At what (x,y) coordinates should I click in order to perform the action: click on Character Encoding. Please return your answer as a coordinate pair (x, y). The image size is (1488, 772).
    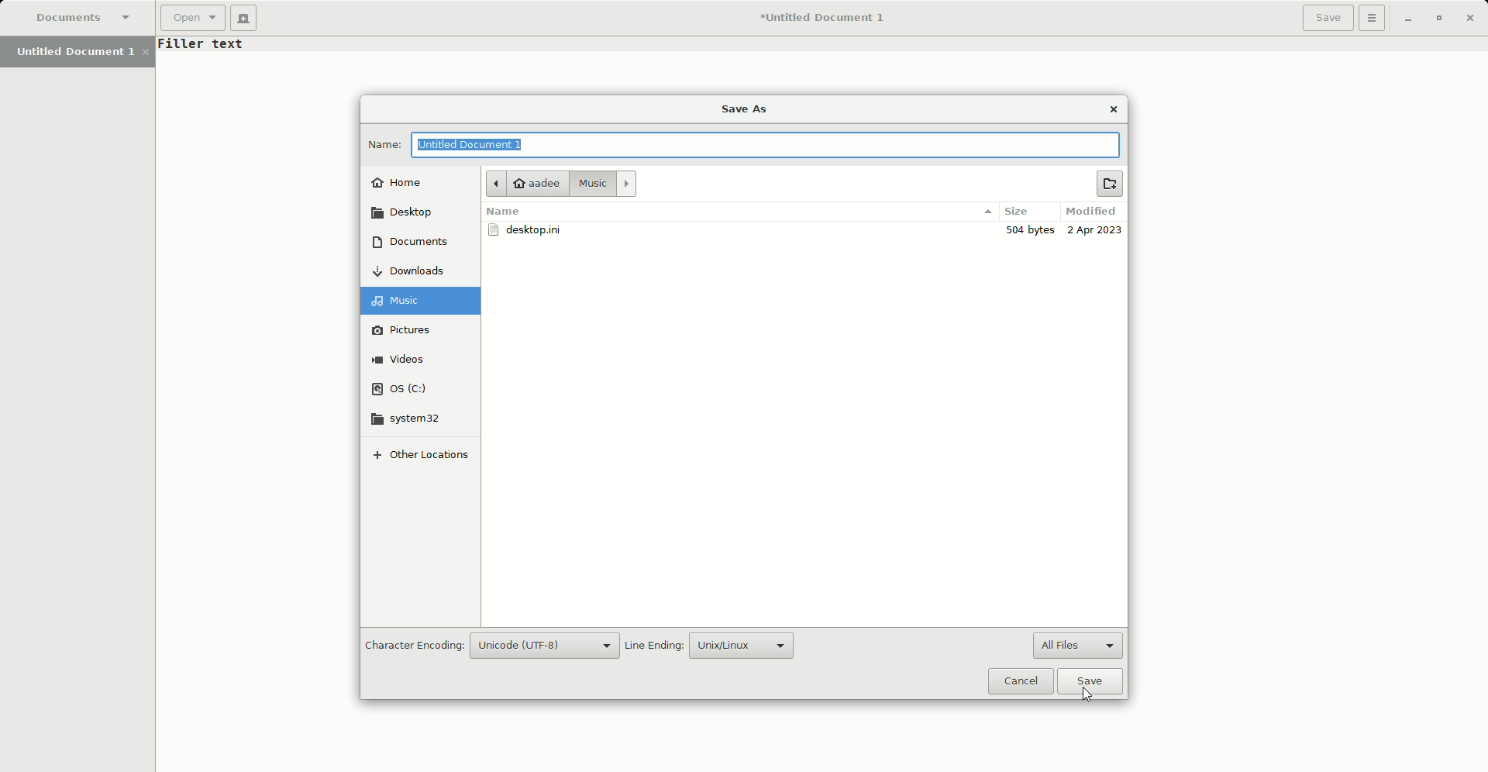
    Looking at the image, I should click on (491, 647).